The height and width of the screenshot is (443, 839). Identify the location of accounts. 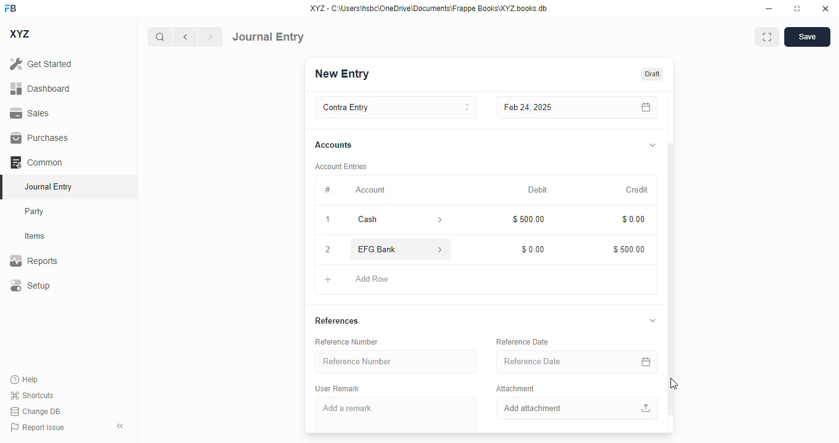
(333, 145).